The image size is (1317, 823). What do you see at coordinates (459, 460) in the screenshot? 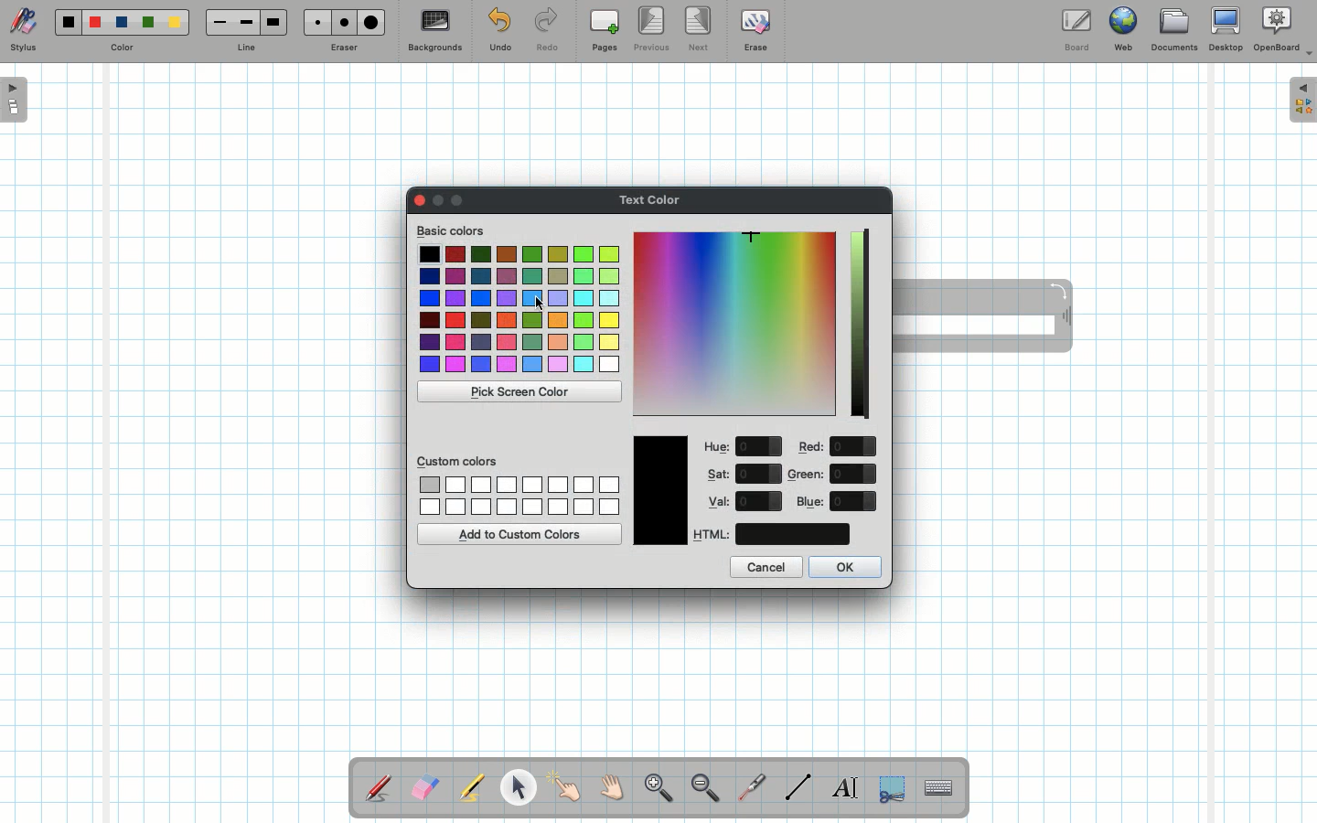
I see `Custom colors` at bounding box center [459, 460].